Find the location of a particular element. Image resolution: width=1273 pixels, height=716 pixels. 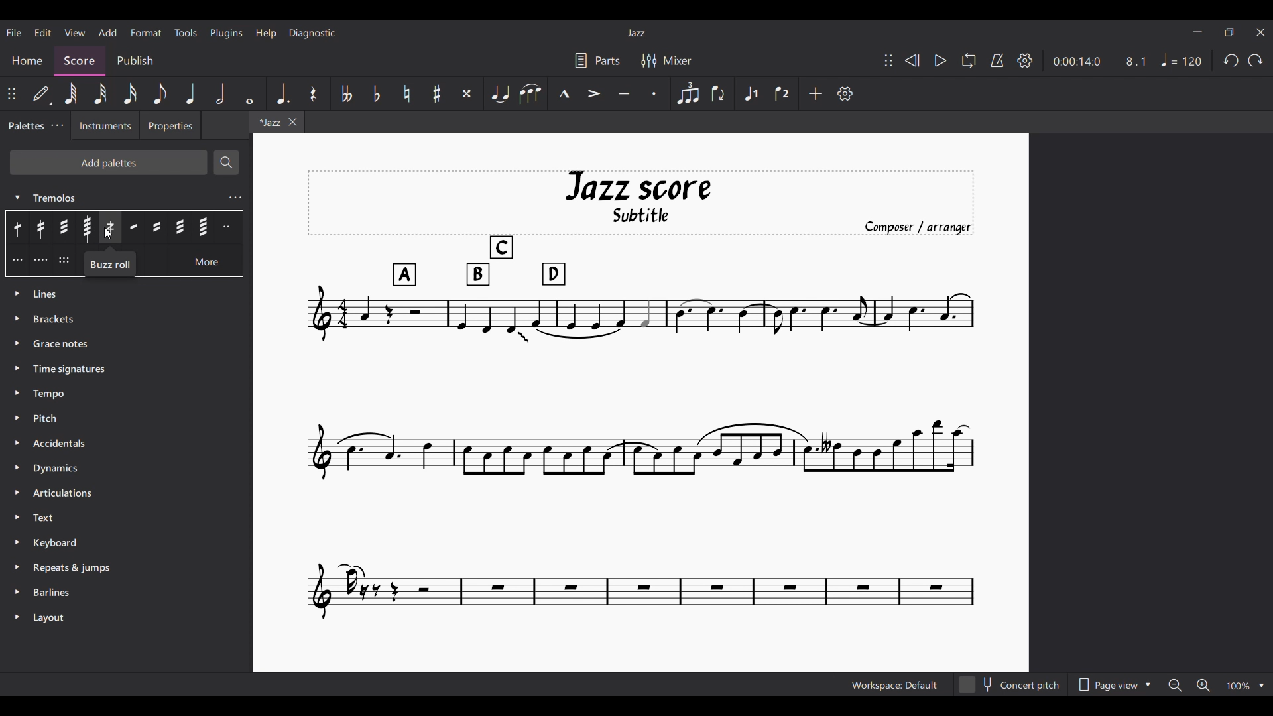

Cursor is located at coordinates (108, 233).